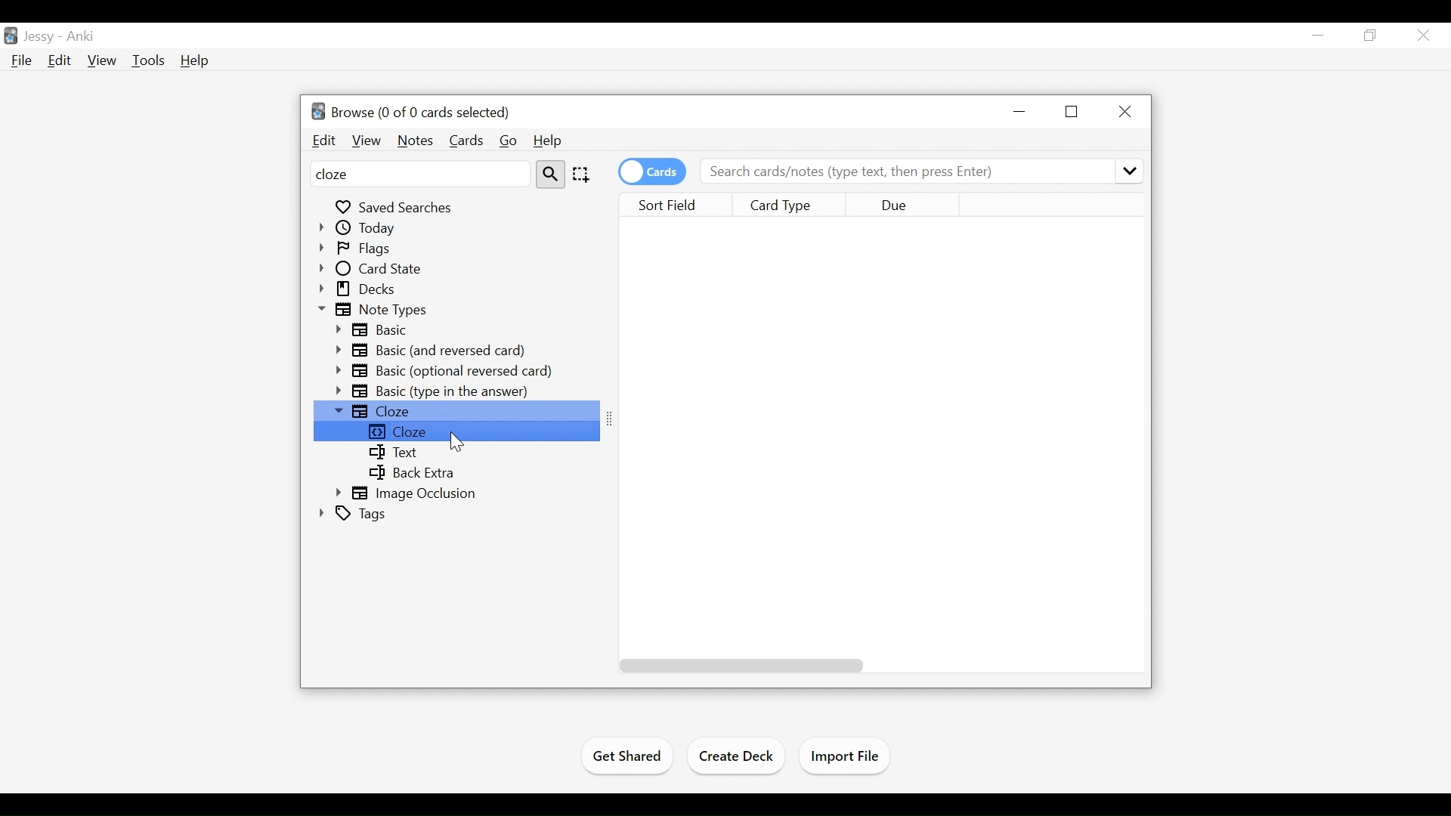 The width and height of the screenshot is (1451, 816). What do you see at coordinates (1073, 112) in the screenshot?
I see `Restore` at bounding box center [1073, 112].